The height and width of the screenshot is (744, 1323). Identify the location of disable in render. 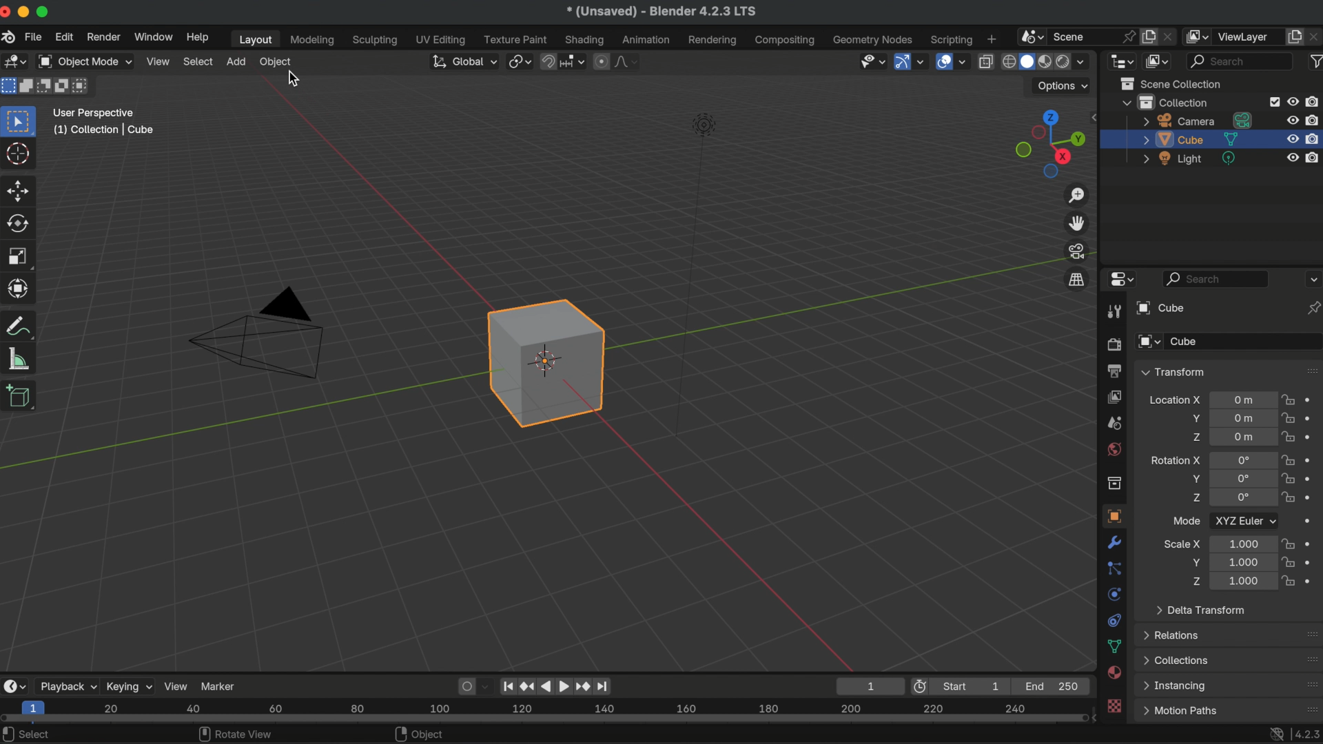
(1314, 101).